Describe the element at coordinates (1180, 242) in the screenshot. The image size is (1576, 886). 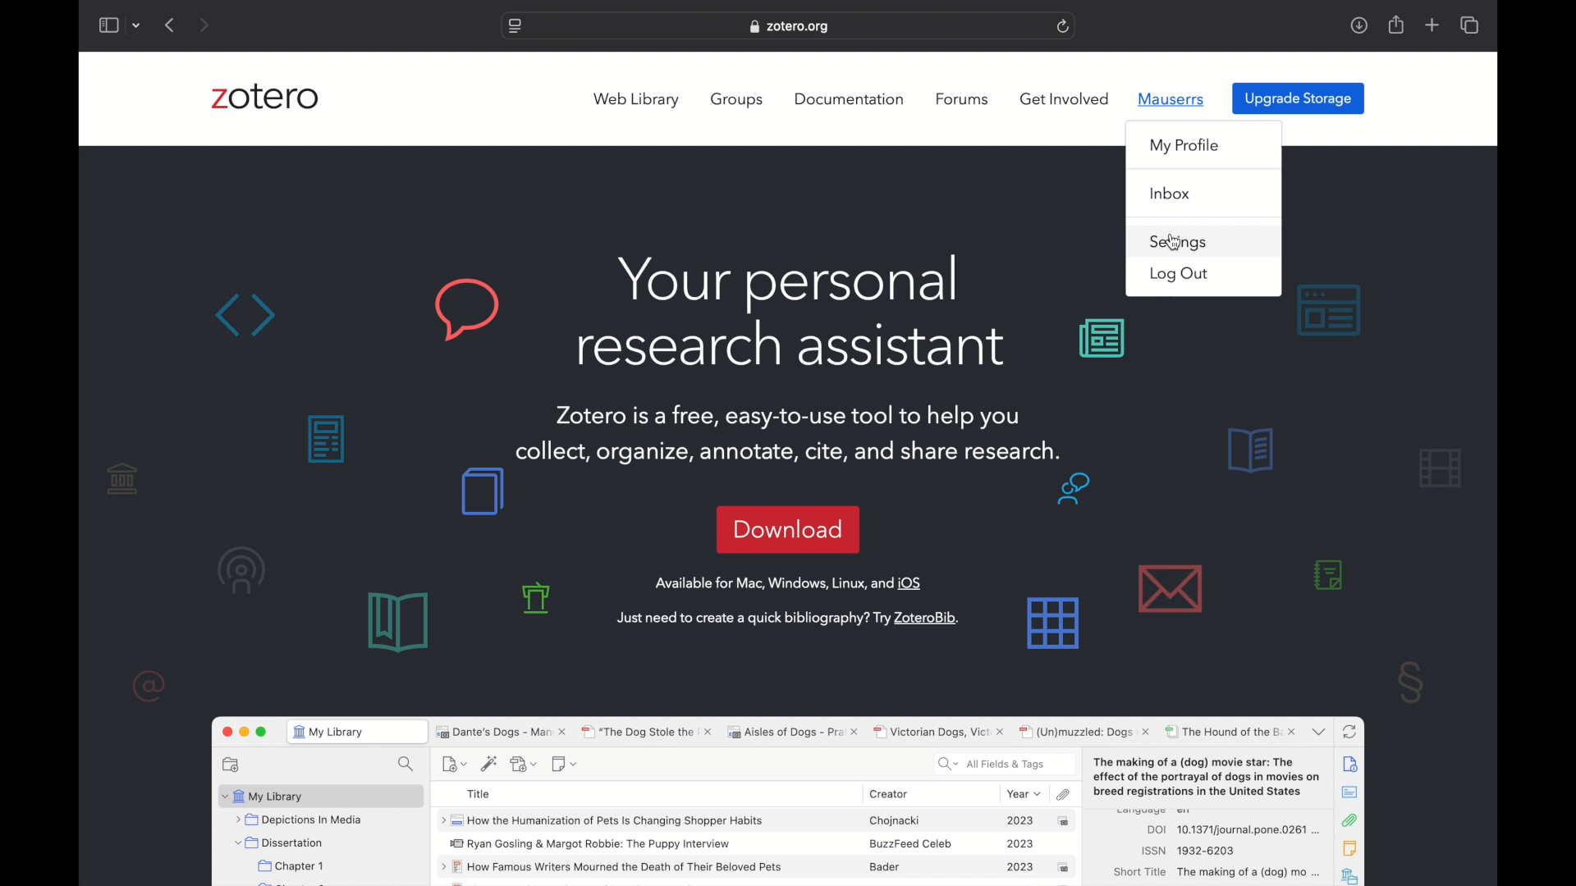
I see `settings` at that location.